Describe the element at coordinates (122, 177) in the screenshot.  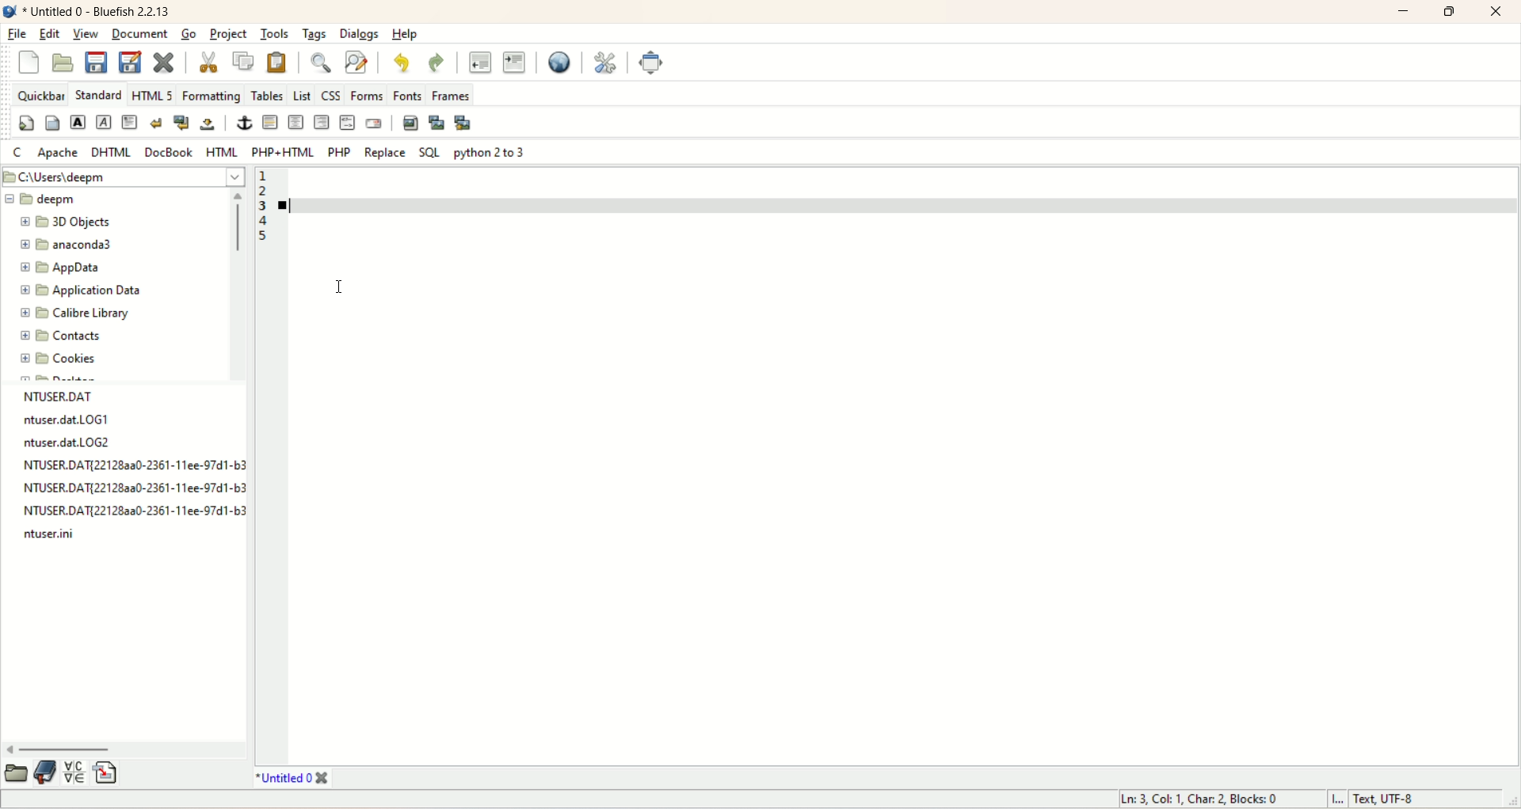
I see `location` at that location.